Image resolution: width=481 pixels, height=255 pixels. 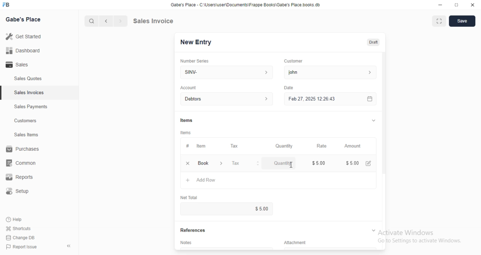 What do you see at coordinates (310, 100) in the screenshot?
I see `Feb27, 2025 1226:43 ` at bounding box center [310, 100].